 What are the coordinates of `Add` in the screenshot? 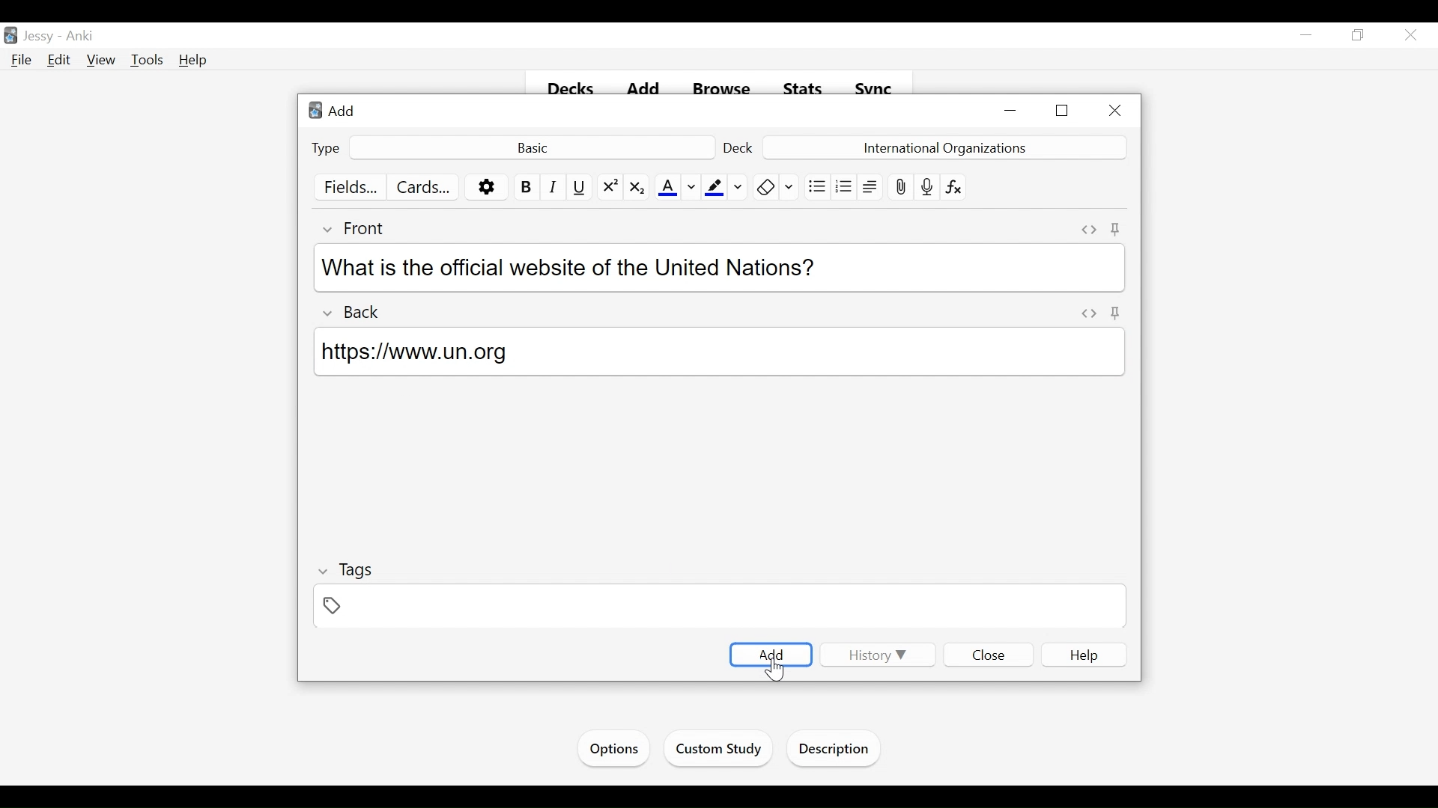 It's located at (343, 111).